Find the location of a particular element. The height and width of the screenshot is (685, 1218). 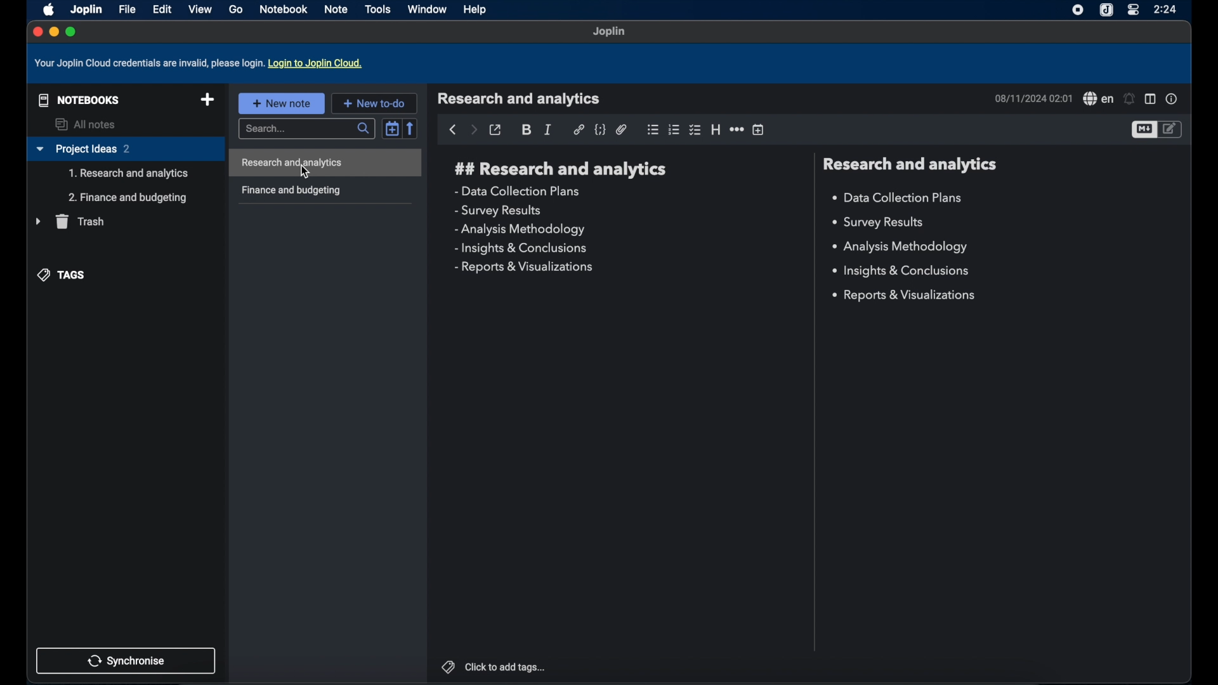

help is located at coordinates (476, 11).